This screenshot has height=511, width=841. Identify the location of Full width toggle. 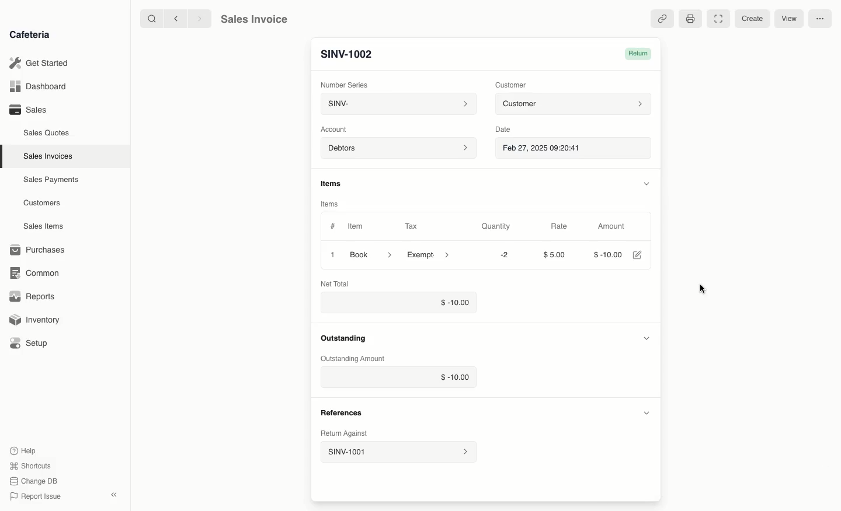
(718, 18).